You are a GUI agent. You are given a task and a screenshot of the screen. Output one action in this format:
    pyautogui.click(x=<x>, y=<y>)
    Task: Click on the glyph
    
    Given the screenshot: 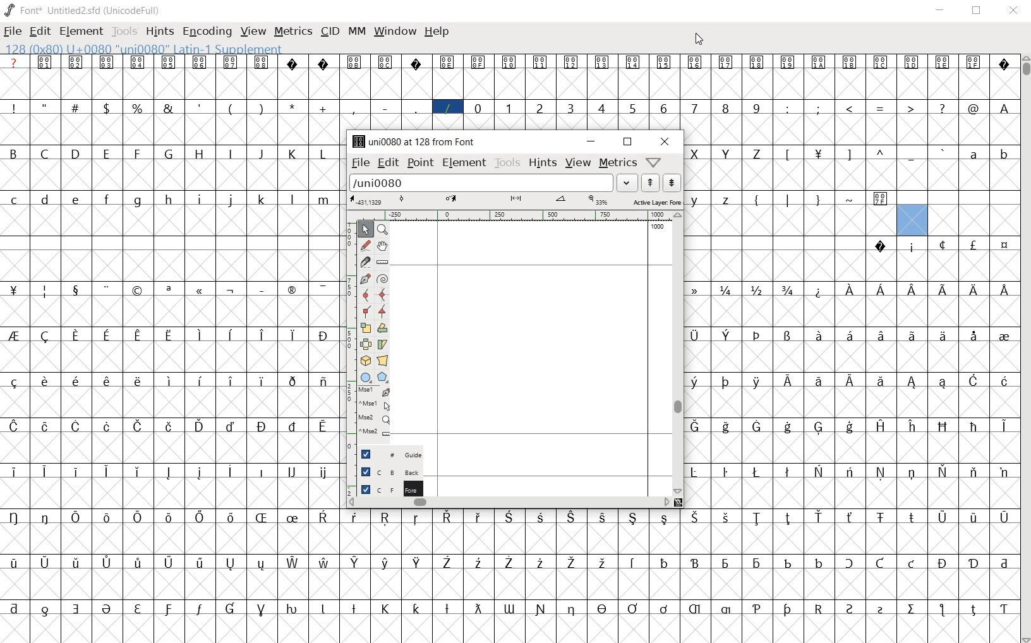 What is the action you would take?
    pyautogui.click(x=231, y=564)
    